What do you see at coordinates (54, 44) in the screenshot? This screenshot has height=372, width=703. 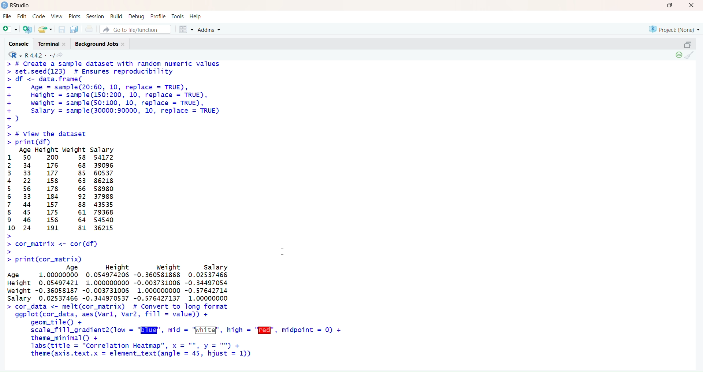 I see `Terminal` at bounding box center [54, 44].